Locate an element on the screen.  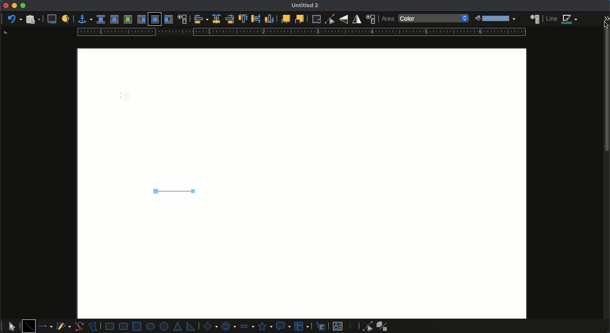
center is located at coordinates (216, 19).